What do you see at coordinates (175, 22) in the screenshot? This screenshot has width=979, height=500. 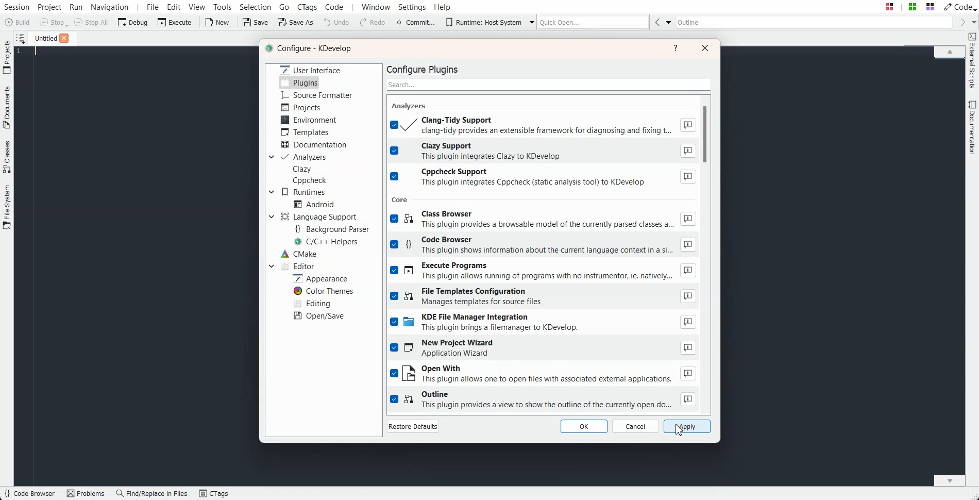 I see `Execute` at bounding box center [175, 22].